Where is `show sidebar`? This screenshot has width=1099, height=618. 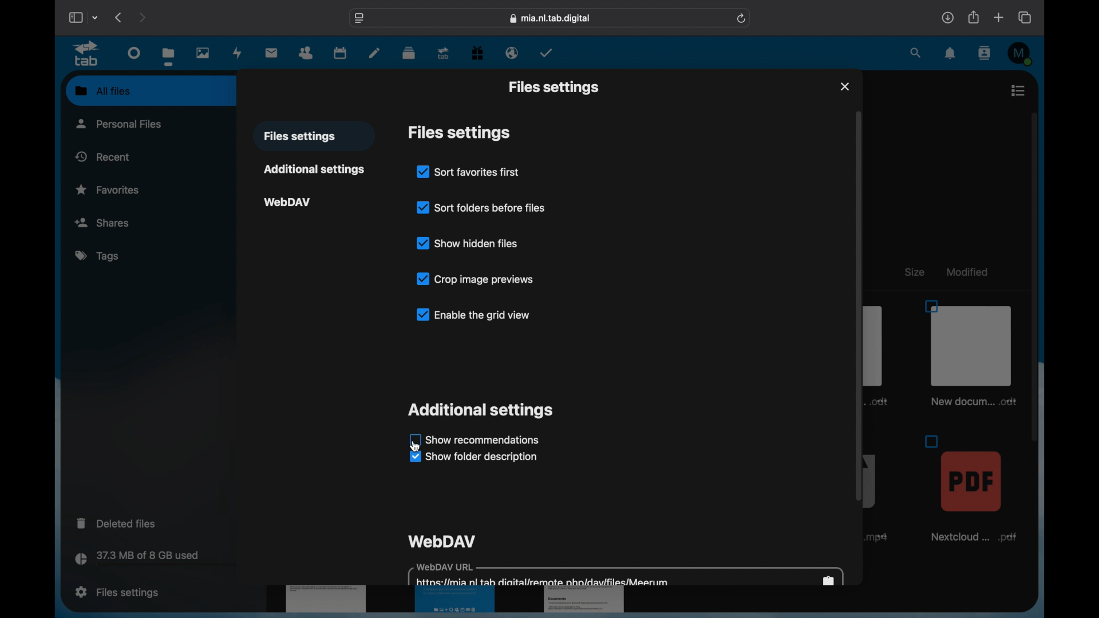 show sidebar is located at coordinates (74, 18).